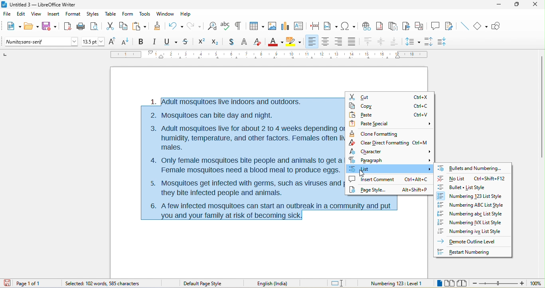 The width and height of the screenshot is (545, 288). Describe the element at coordinates (367, 26) in the screenshot. I see `hyperlink` at that location.